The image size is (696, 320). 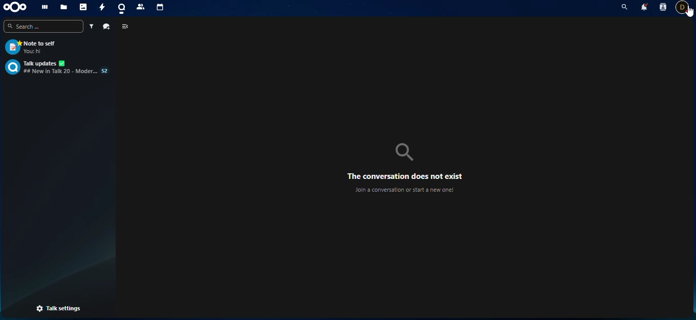 What do you see at coordinates (126, 27) in the screenshot?
I see `view` at bounding box center [126, 27].